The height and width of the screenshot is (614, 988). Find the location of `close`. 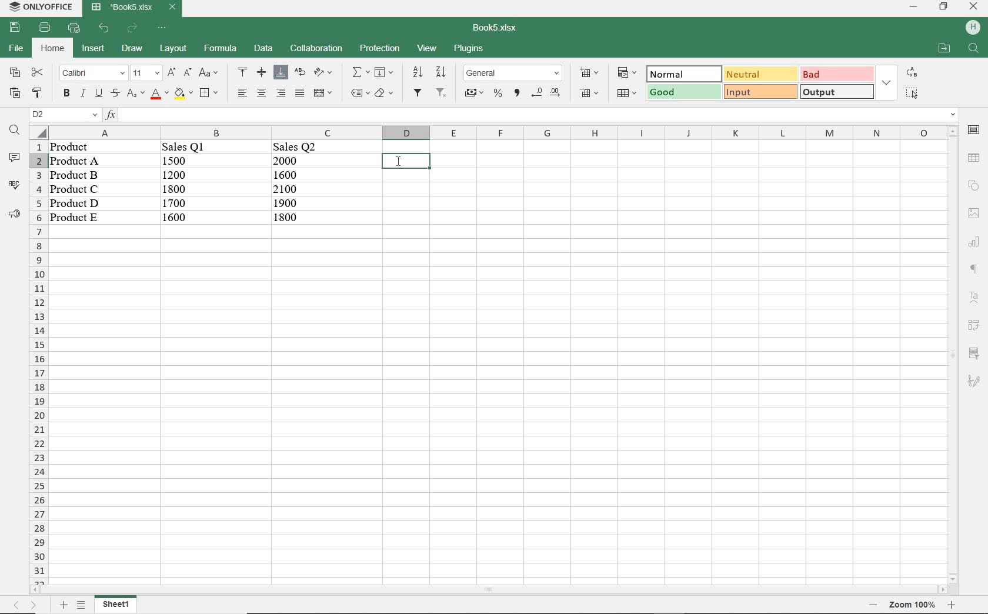

close is located at coordinates (975, 6).